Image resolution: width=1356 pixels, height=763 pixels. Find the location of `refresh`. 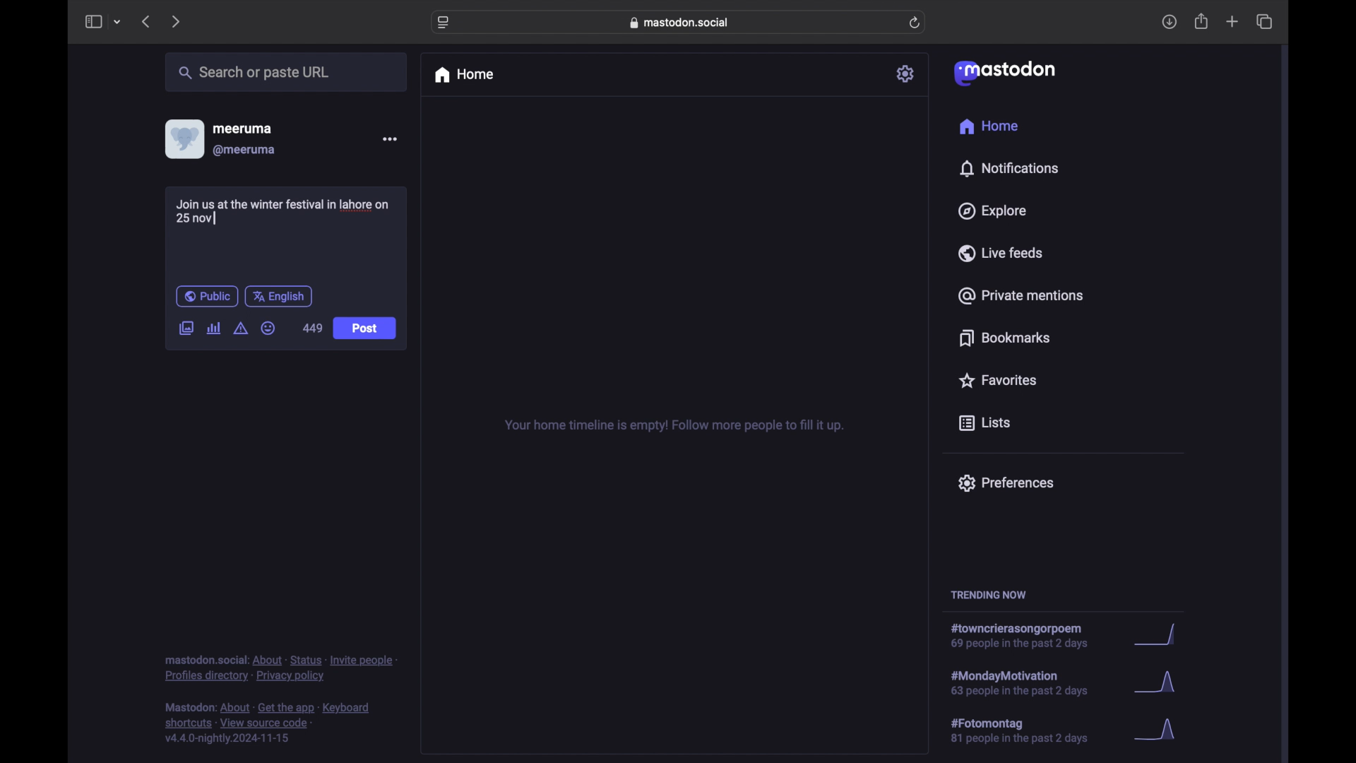

refresh is located at coordinates (916, 23).